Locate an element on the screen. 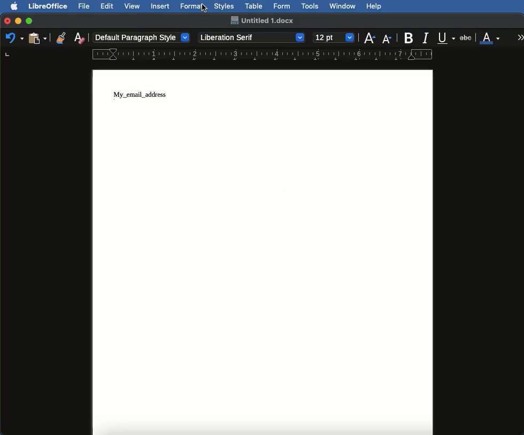 This screenshot has width=524, height=435. Font style is located at coordinates (252, 37).